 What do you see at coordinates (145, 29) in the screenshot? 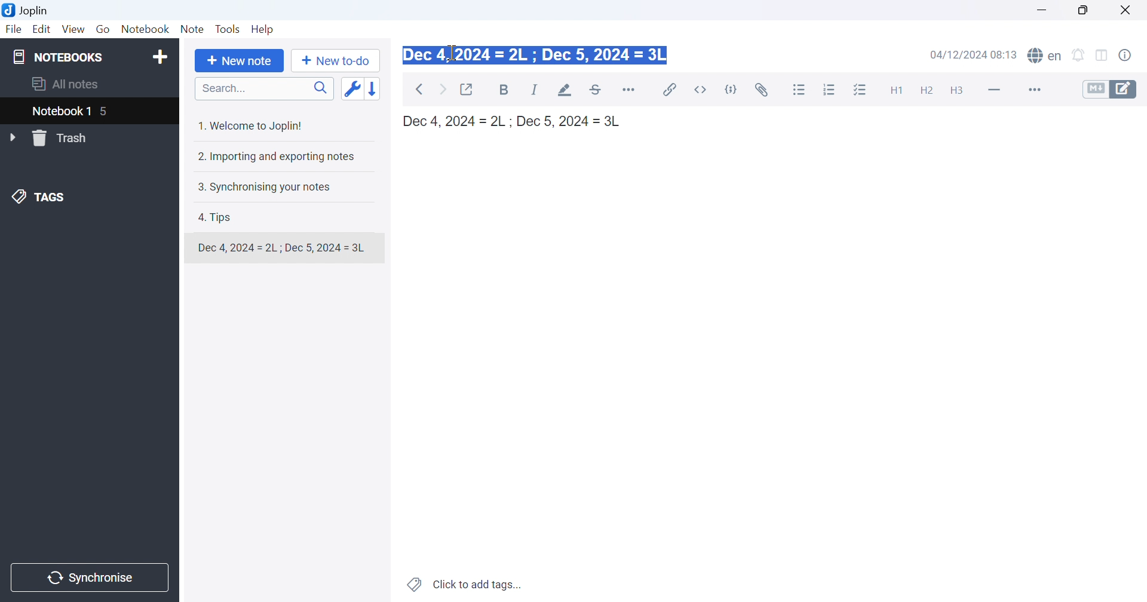
I see `Notebook` at bounding box center [145, 29].